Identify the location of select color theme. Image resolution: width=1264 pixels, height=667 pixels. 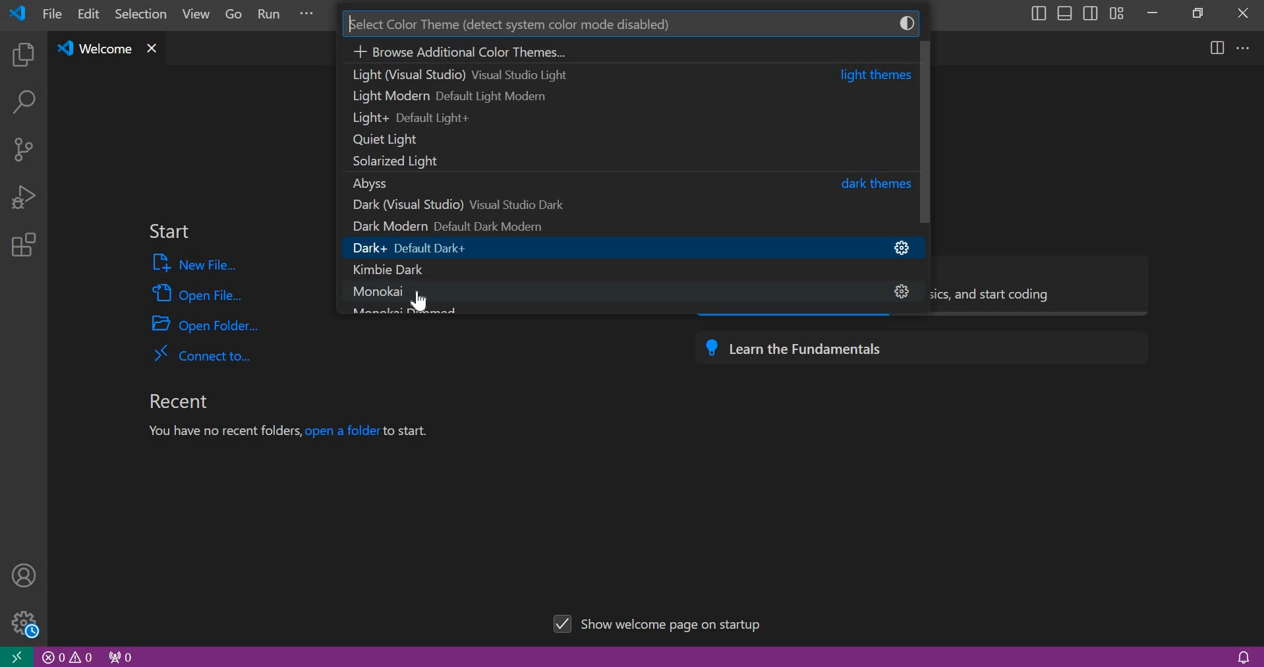
(616, 21).